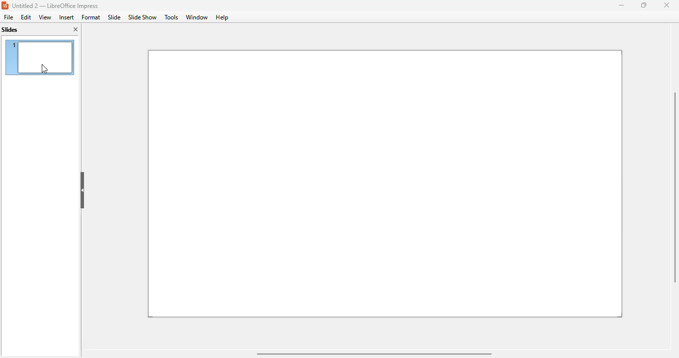 Image resolution: width=679 pixels, height=358 pixels. What do you see at coordinates (222, 17) in the screenshot?
I see `help` at bounding box center [222, 17].